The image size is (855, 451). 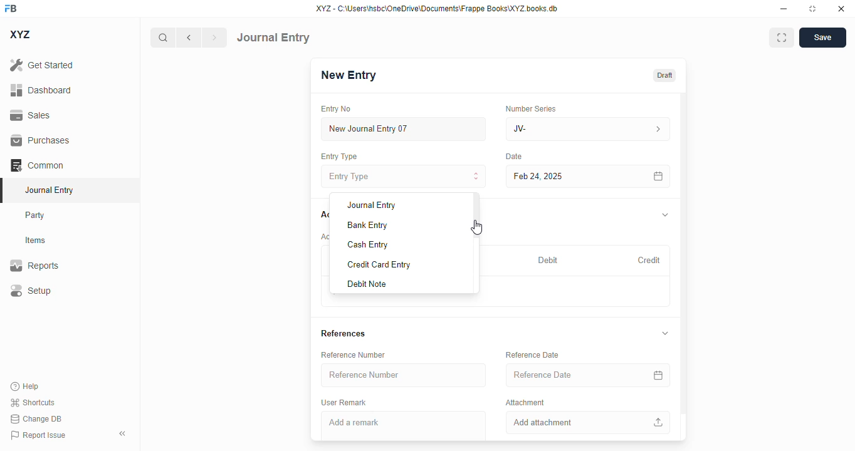 I want to click on cursor, so click(x=477, y=227).